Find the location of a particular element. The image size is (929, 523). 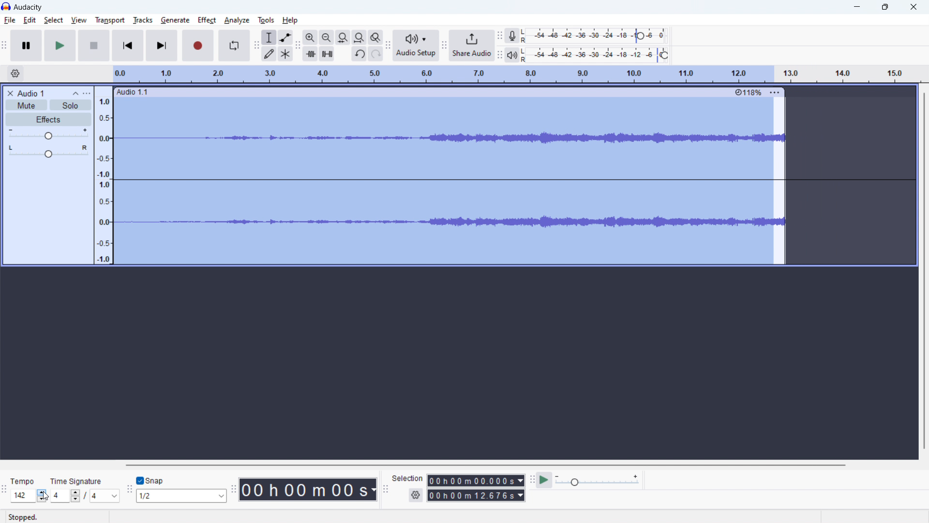

file is located at coordinates (9, 21).